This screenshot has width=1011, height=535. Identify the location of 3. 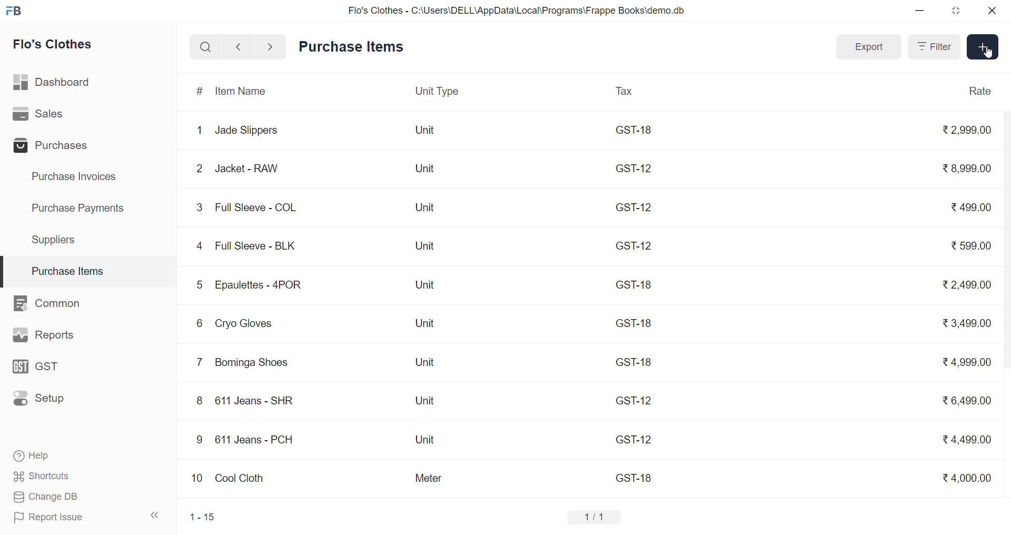
(200, 208).